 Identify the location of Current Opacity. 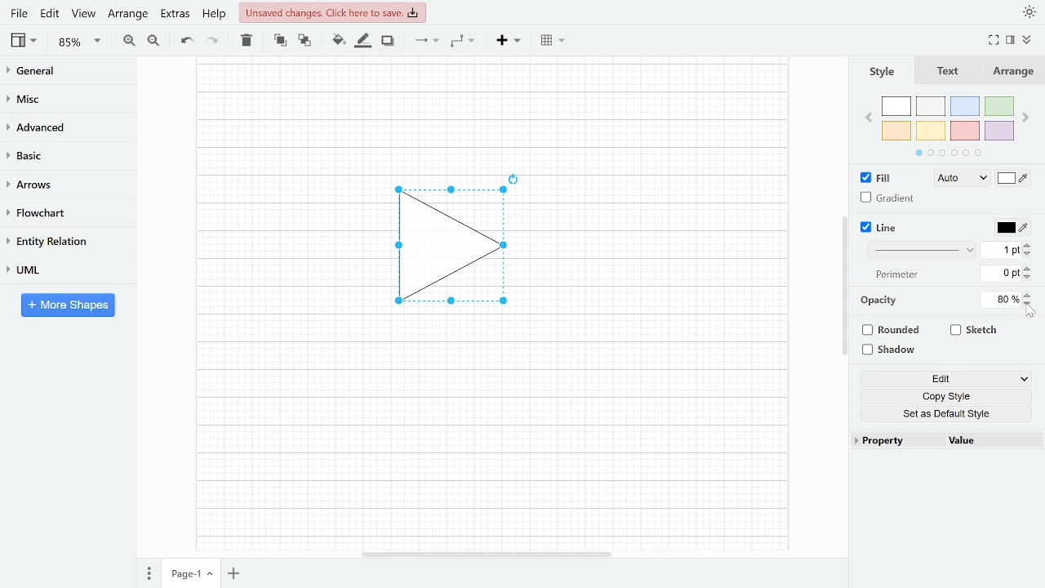
(998, 299).